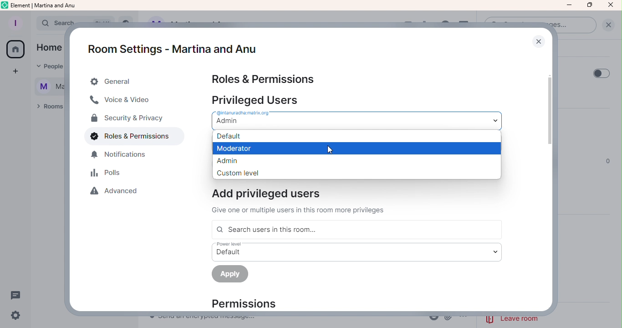 This screenshot has height=328, width=622. Describe the element at coordinates (264, 79) in the screenshot. I see `Roles and permissions` at that location.